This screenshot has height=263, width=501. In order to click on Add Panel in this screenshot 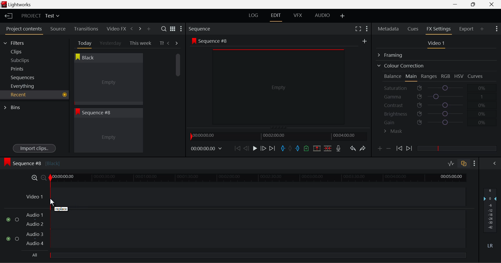, I will do `click(482, 29)`.